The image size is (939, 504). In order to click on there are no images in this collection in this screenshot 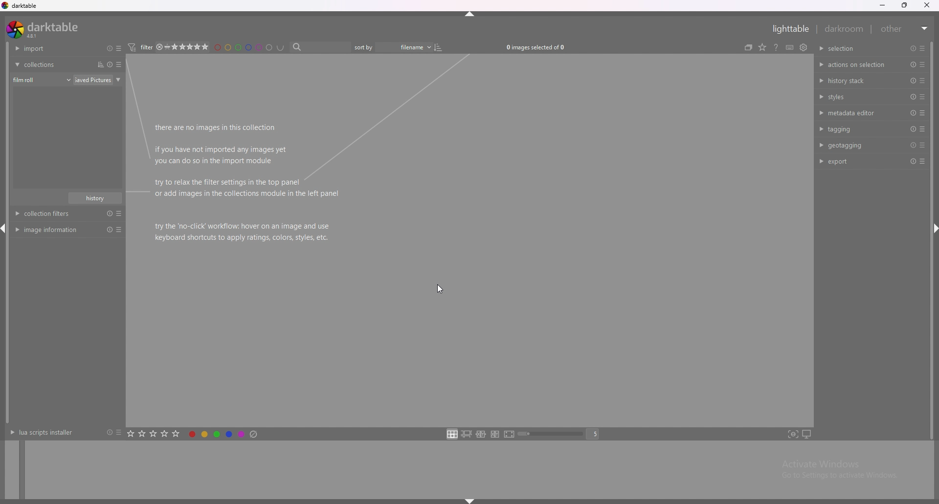, I will do `click(217, 128)`.